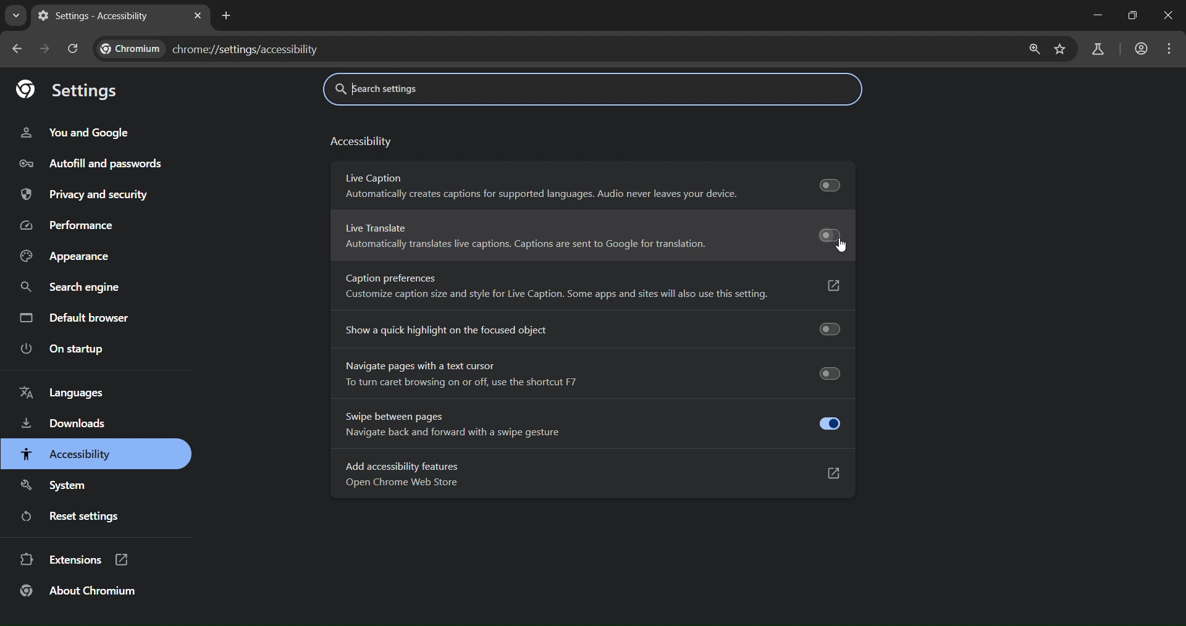 The width and height of the screenshot is (1186, 626). Describe the element at coordinates (825, 373) in the screenshot. I see `toogle` at that location.